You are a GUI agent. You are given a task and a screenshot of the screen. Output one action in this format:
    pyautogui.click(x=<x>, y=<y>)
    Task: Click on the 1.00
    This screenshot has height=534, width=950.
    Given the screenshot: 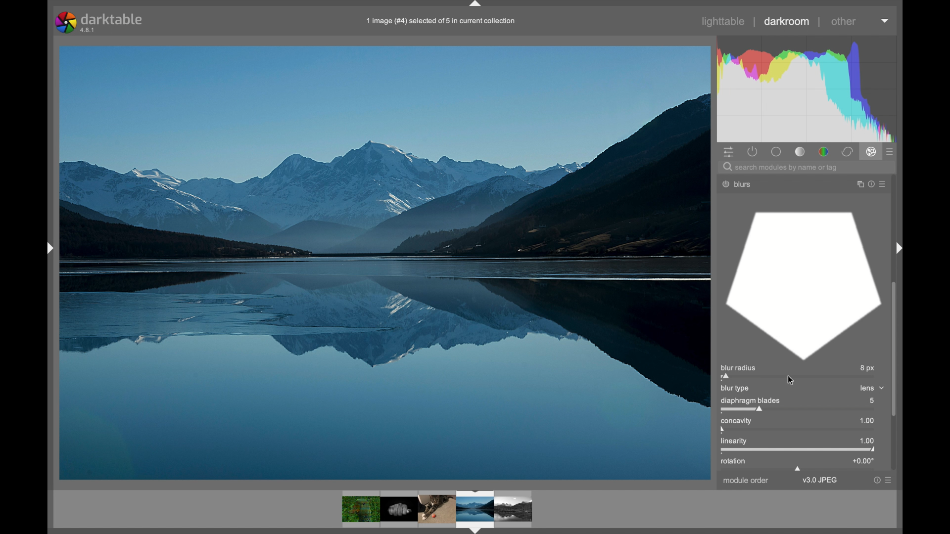 What is the action you would take?
    pyautogui.click(x=867, y=440)
    